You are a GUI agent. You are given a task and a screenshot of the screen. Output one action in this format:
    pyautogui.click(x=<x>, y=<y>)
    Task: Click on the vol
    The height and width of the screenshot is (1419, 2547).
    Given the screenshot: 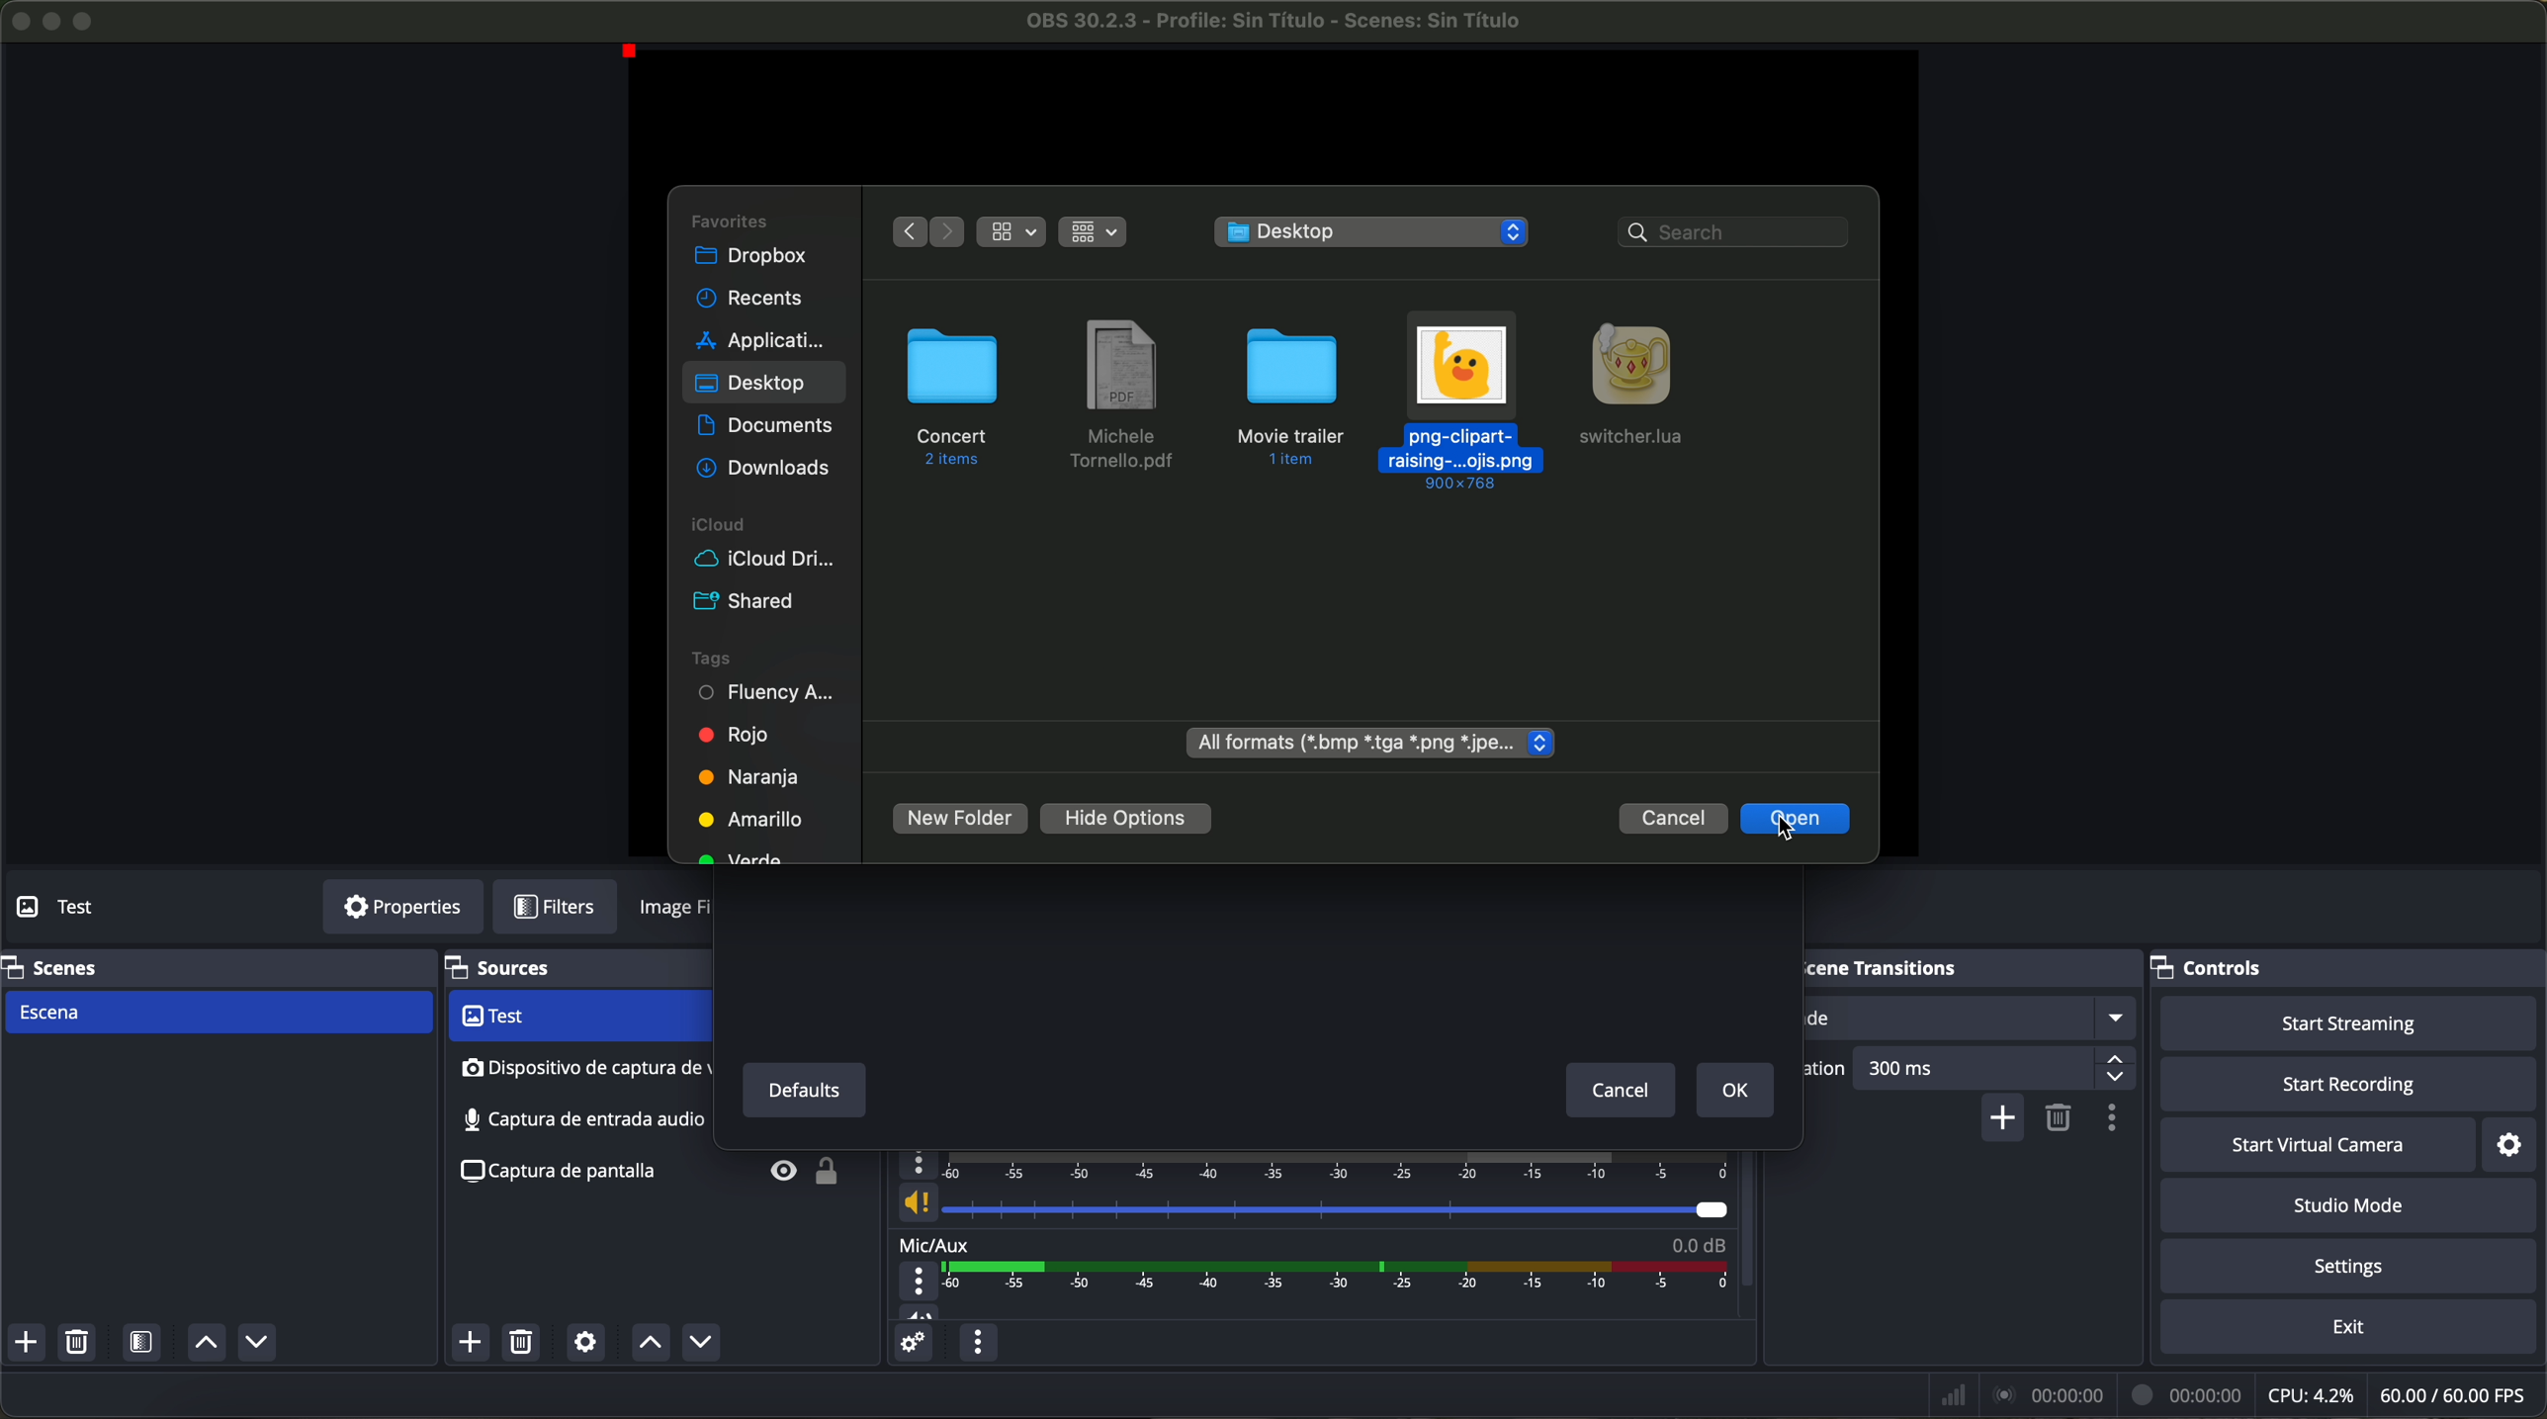 What is the action you would take?
    pyautogui.click(x=920, y=1311)
    